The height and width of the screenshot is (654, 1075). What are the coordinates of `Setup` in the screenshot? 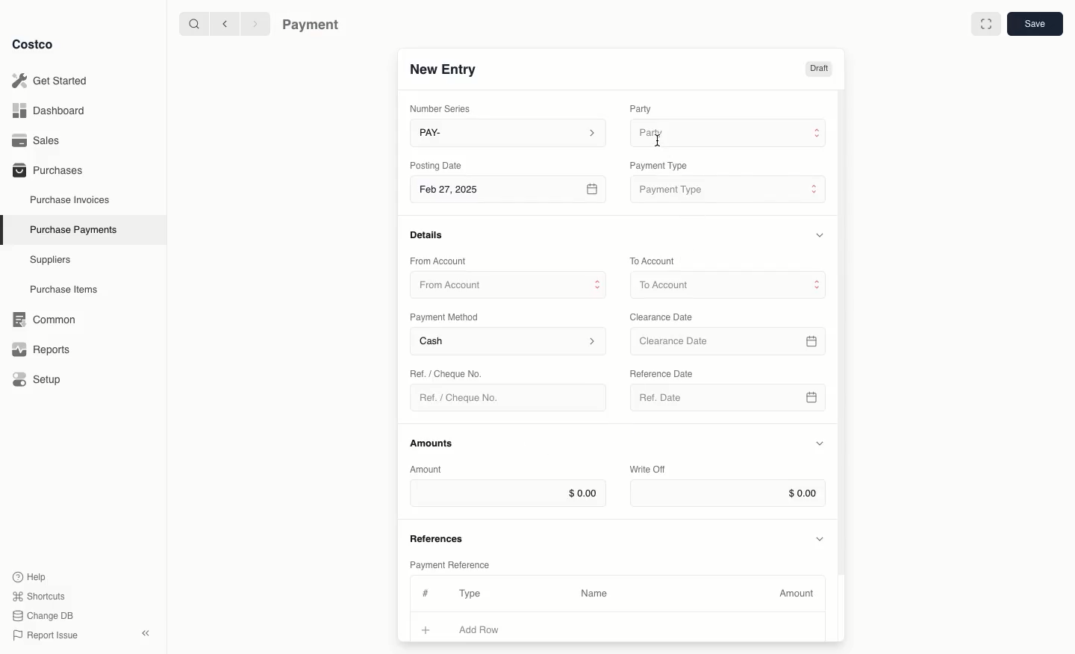 It's located at (42, 381).